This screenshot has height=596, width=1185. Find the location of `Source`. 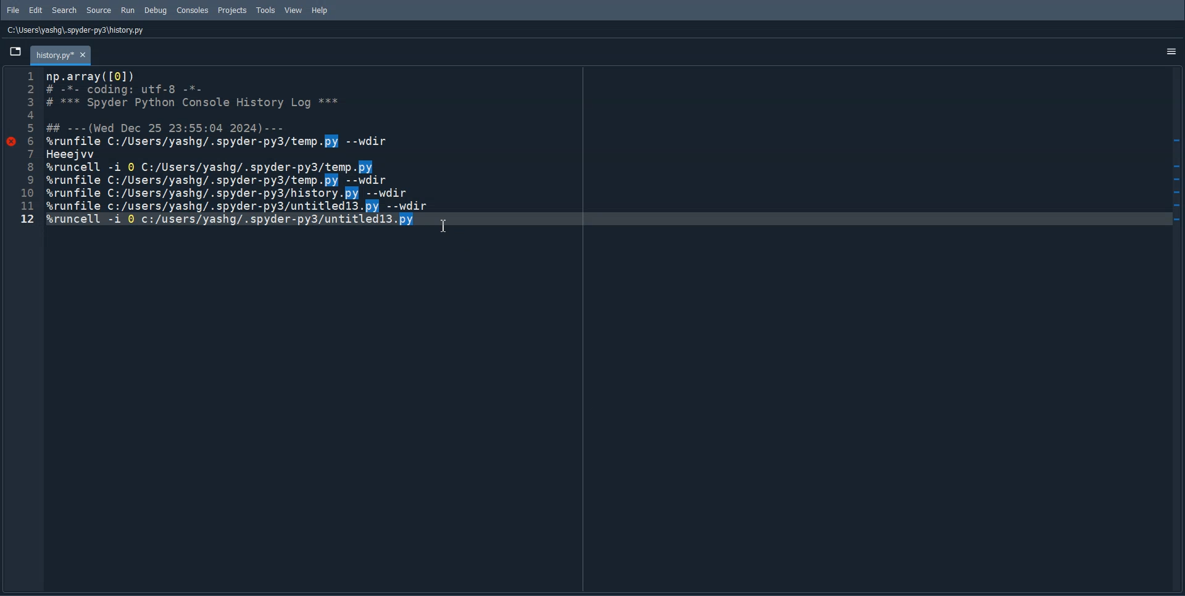

Source is located at coordinates (100, 10).